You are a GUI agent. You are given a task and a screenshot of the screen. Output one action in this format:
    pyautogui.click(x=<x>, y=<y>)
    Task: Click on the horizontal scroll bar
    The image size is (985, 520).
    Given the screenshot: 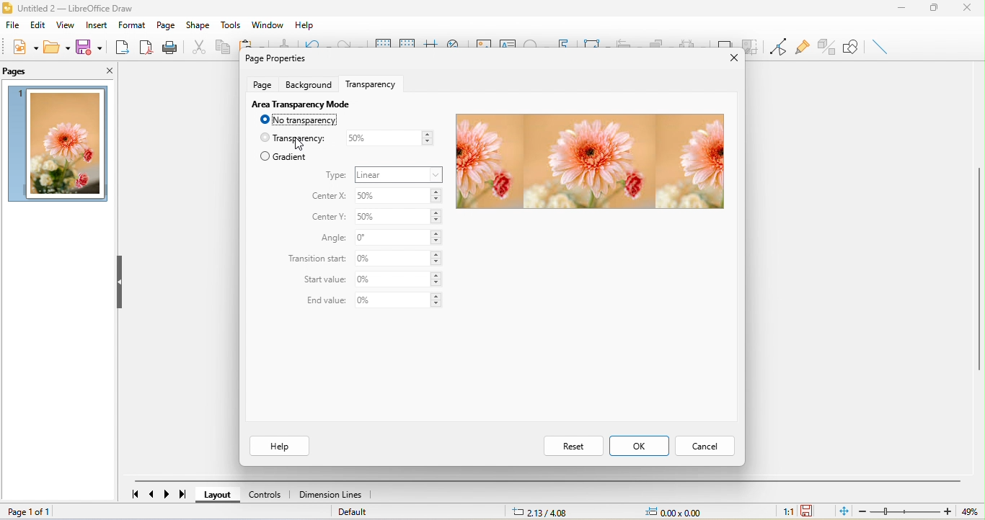 What is the action you would take?
    pyautogui.click(x=547, y=481)
    